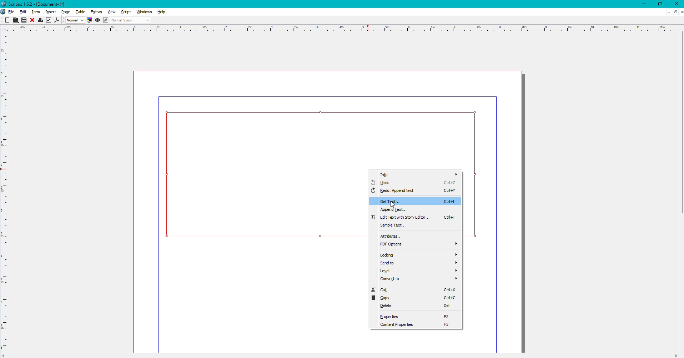  I want to click on Copy, so click(415, 299).